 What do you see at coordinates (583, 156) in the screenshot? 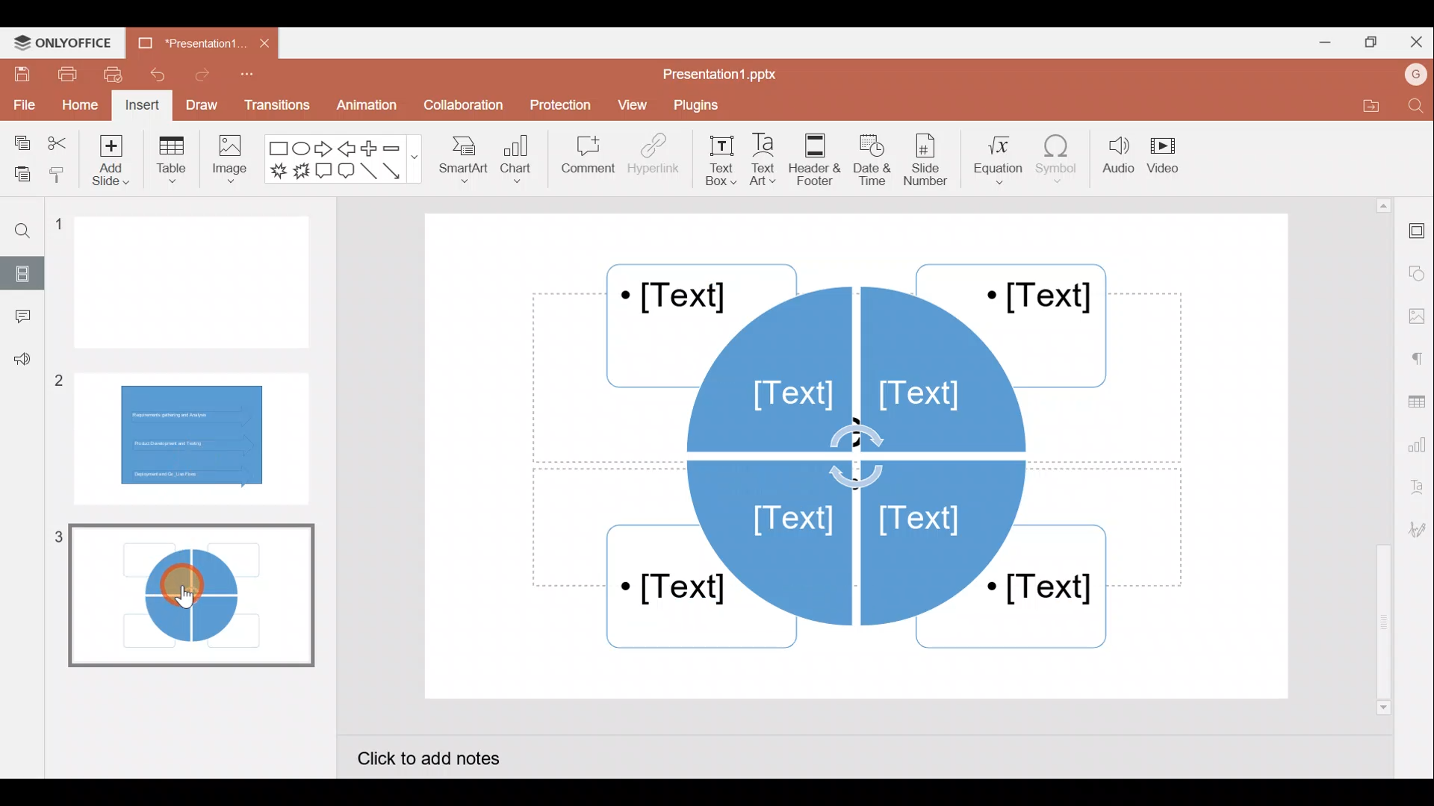
I see `Comment` at bounding box center [583, 156].